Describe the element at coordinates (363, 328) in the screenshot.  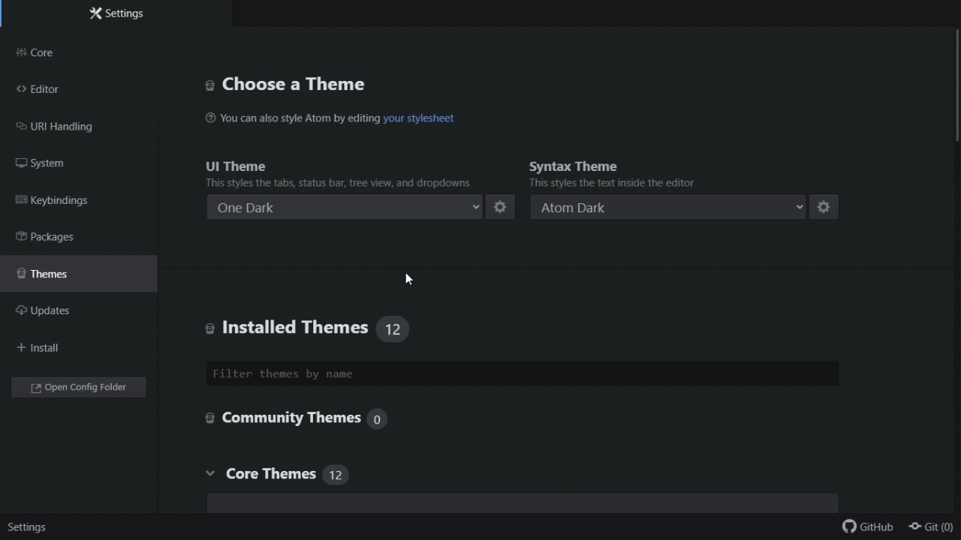
I see `Installed themes` at that location.